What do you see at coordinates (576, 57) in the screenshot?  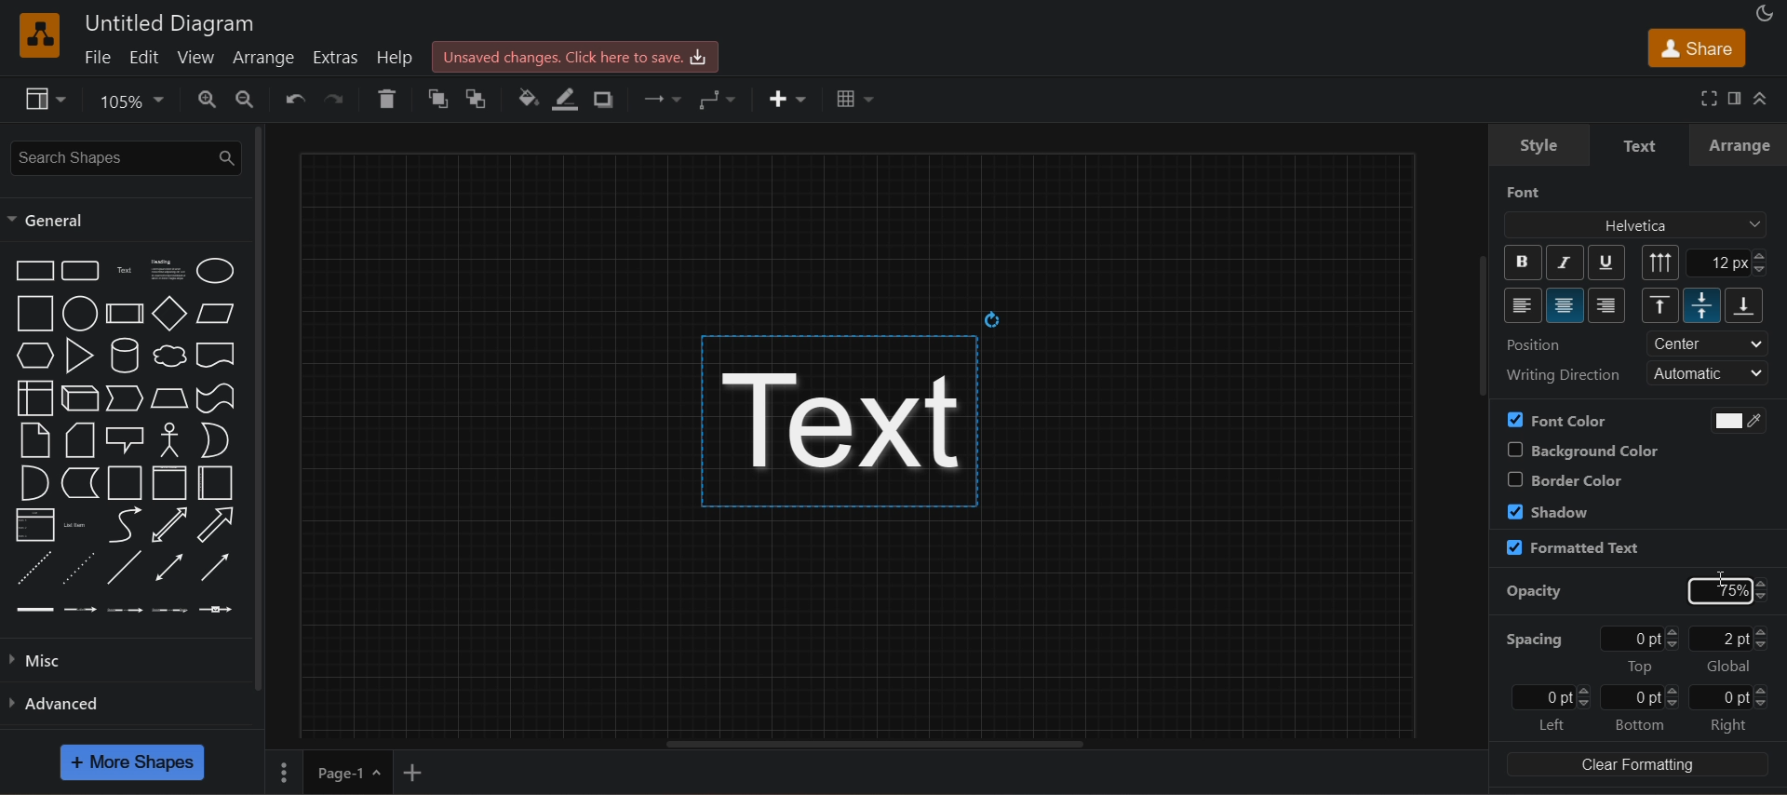 I see `unsaved changes. click here to save.` at bounding box center [576, 57].